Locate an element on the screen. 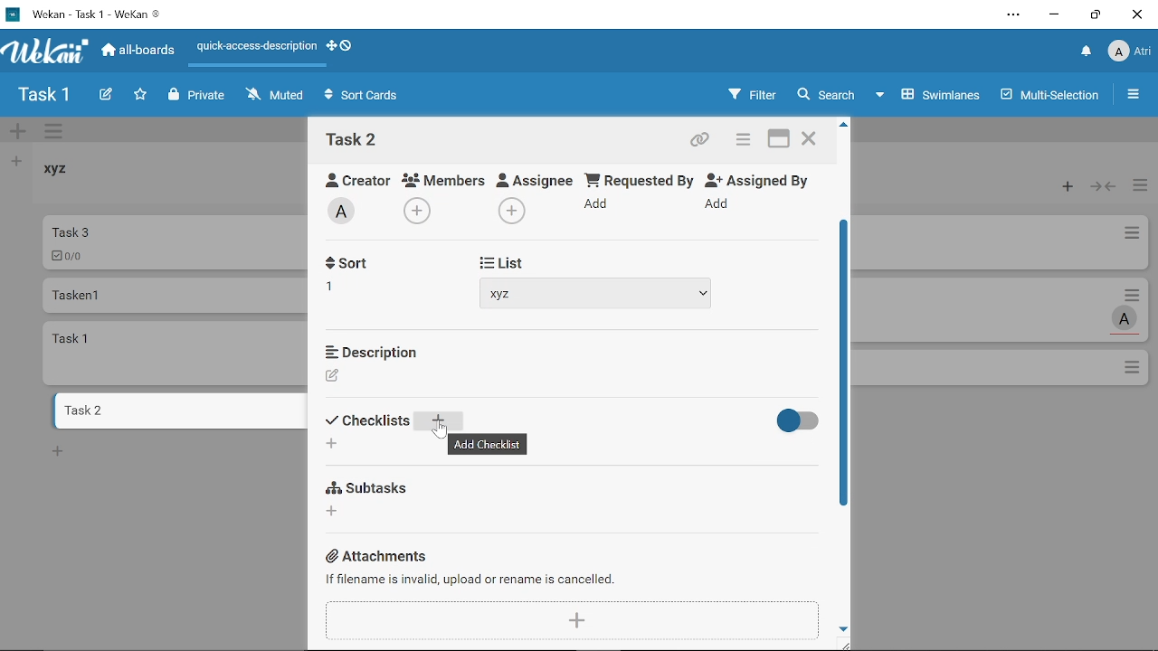 This screenshot has height=651, width=1158. Card named "task 2" is located at coordinates (177, 410).